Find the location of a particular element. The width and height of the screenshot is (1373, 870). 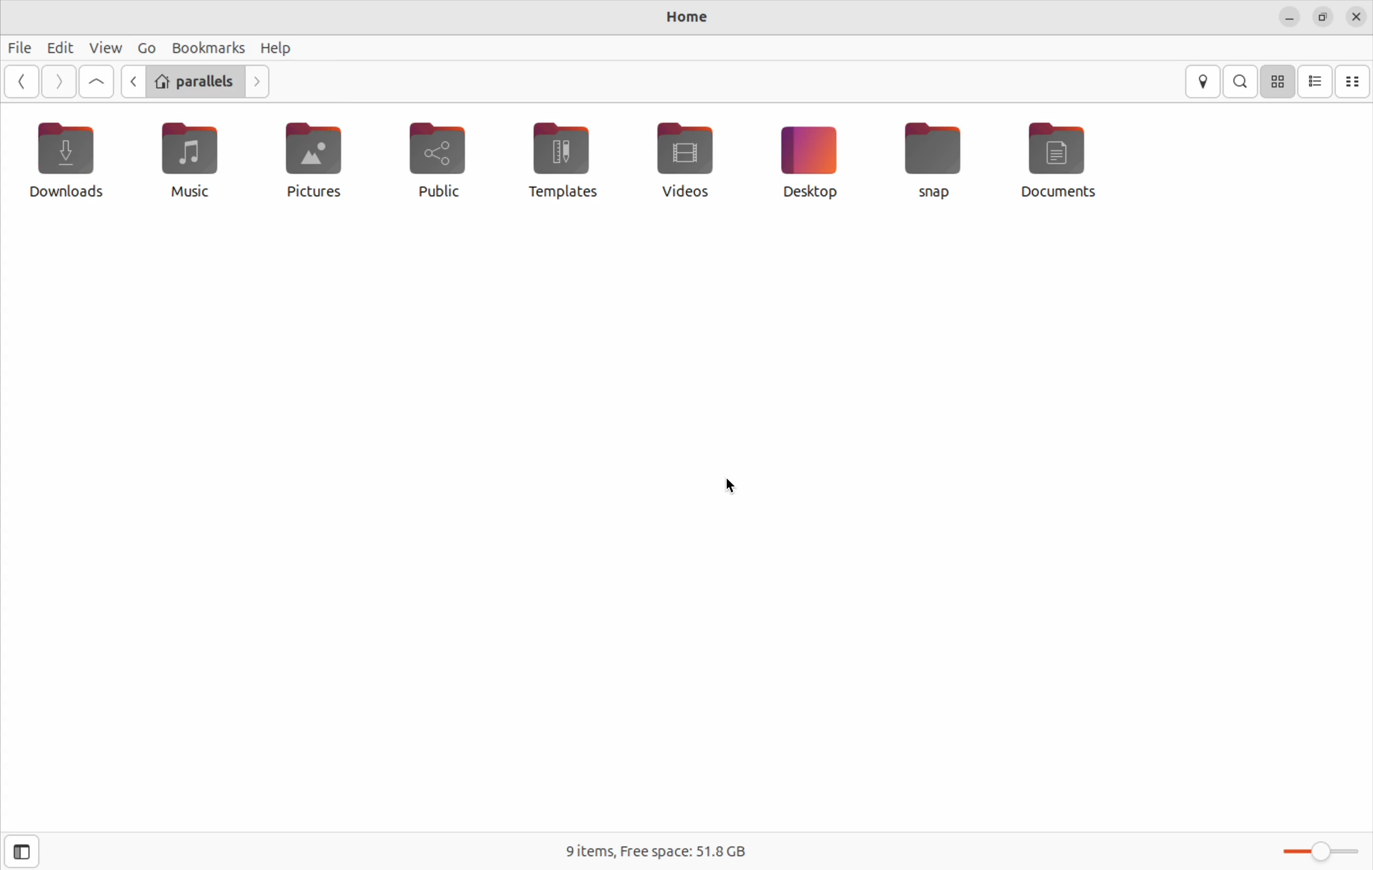

Go back is located at coordinates (132, 83).